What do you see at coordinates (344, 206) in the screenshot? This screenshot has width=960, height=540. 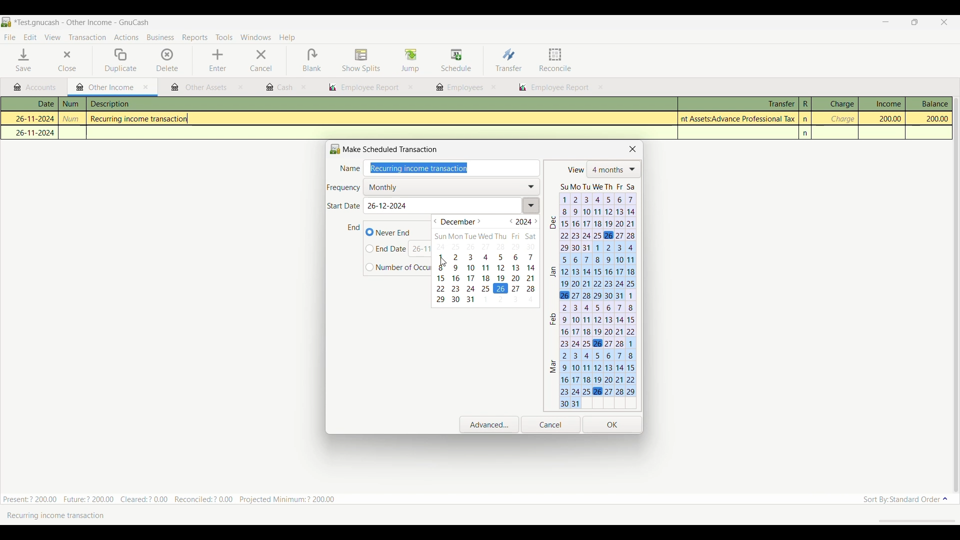 I see `Indicates Start date of transaction` at bounding box center [344, 206].